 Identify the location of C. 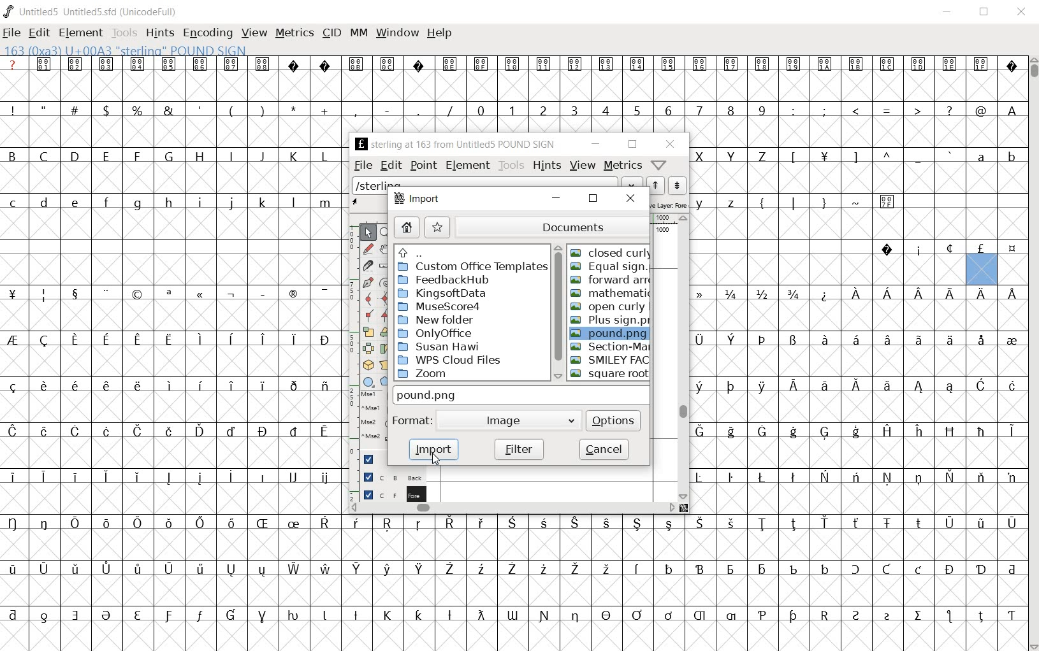
(45, 157).